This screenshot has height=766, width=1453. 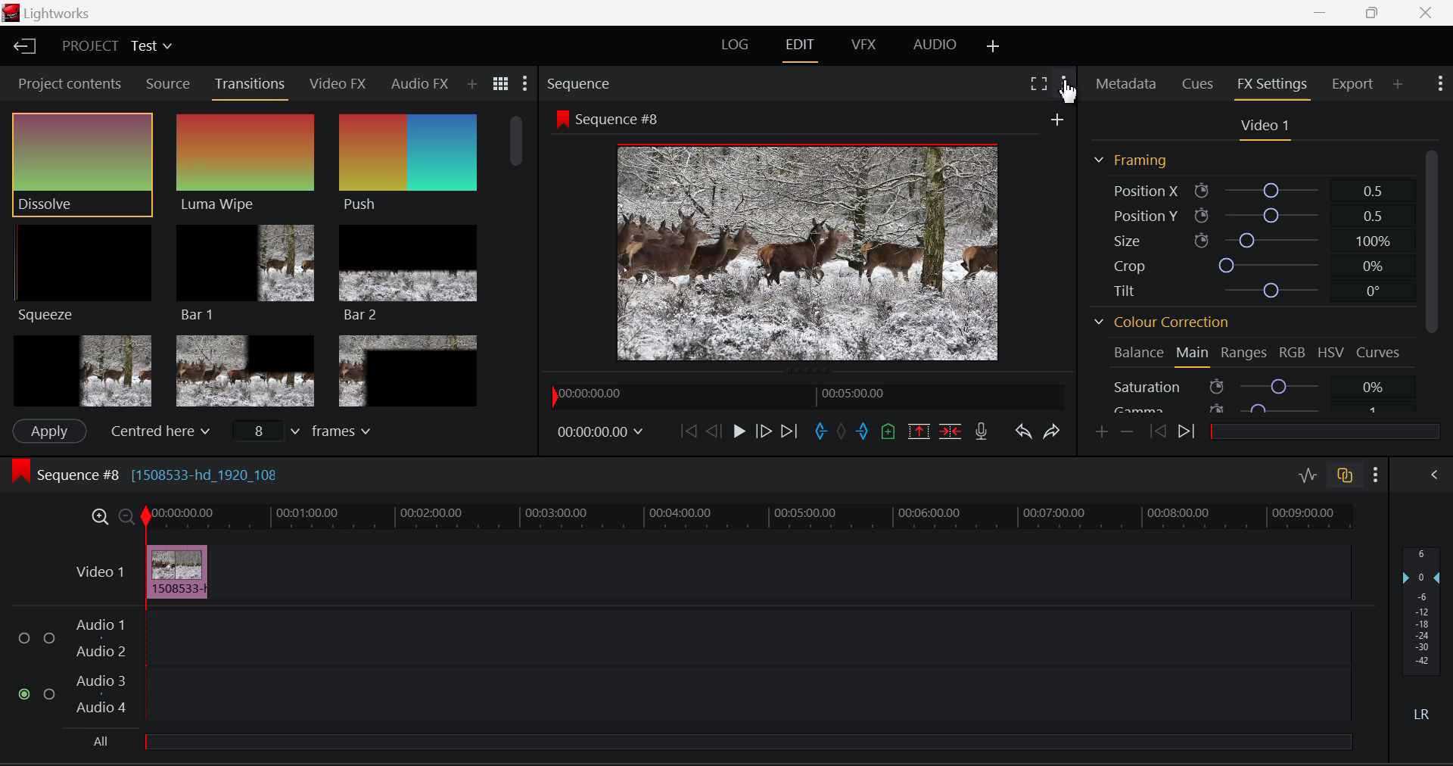 I want to click on Add, so click(x=1062, y=120).